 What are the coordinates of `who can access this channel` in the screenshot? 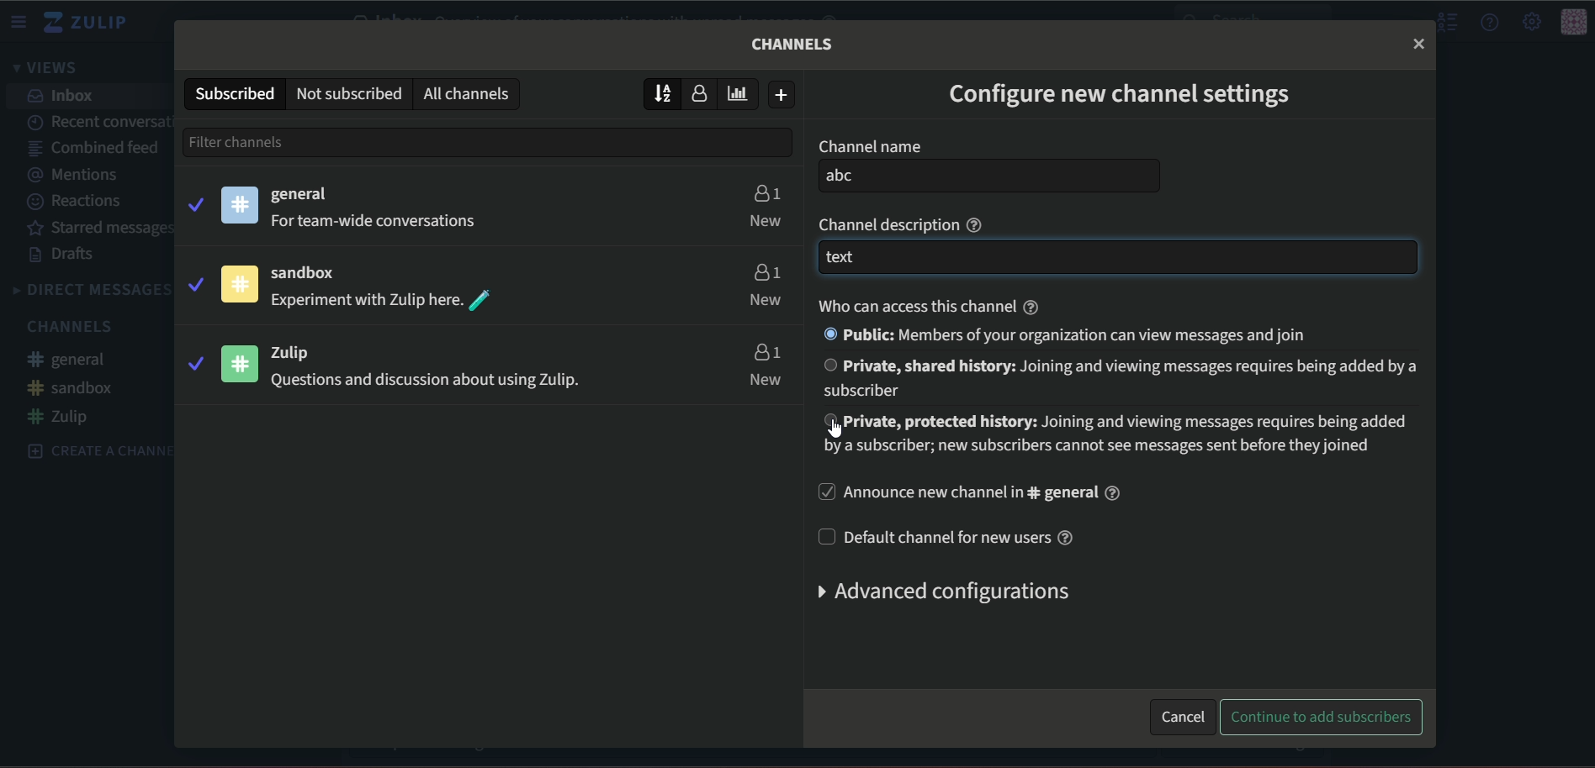 It's located at (922, 306).